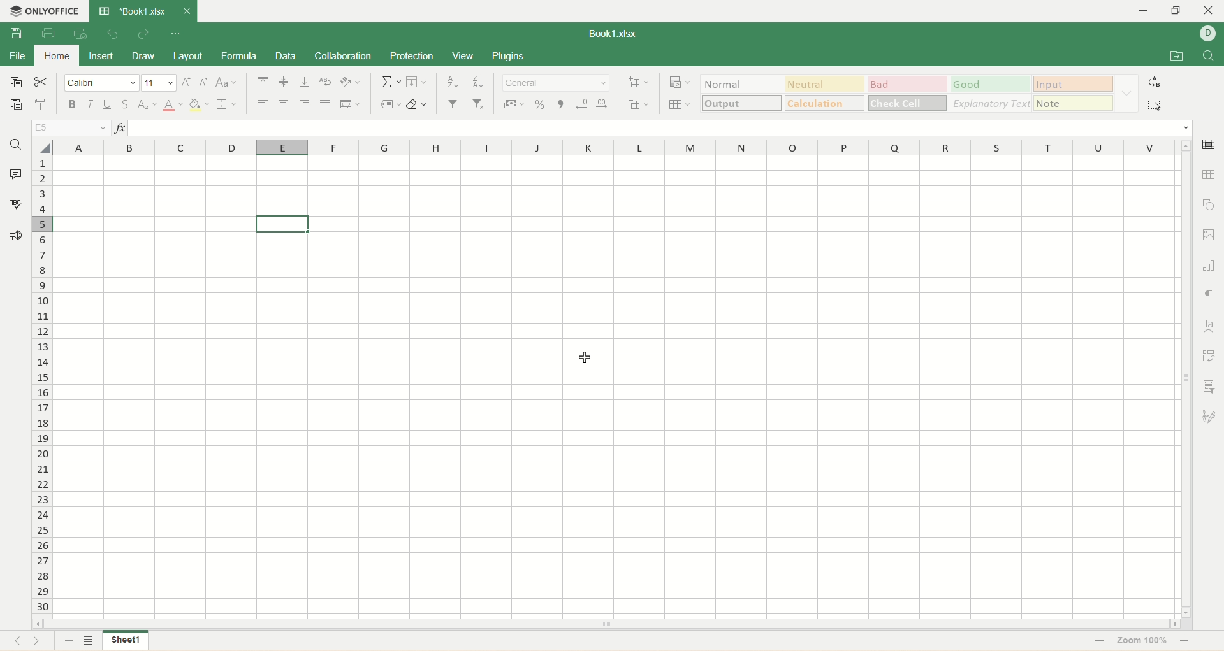 The width and height of the screenshot is (1224, 651). Describe the element at coordinates (18, 642) in the screenshot. I see `previous` at that location.